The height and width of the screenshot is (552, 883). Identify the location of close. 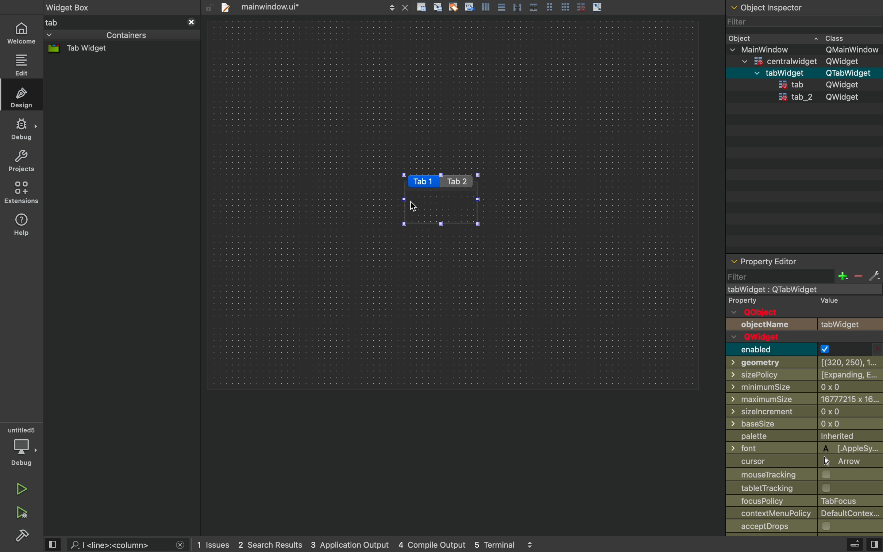
(191, 22).